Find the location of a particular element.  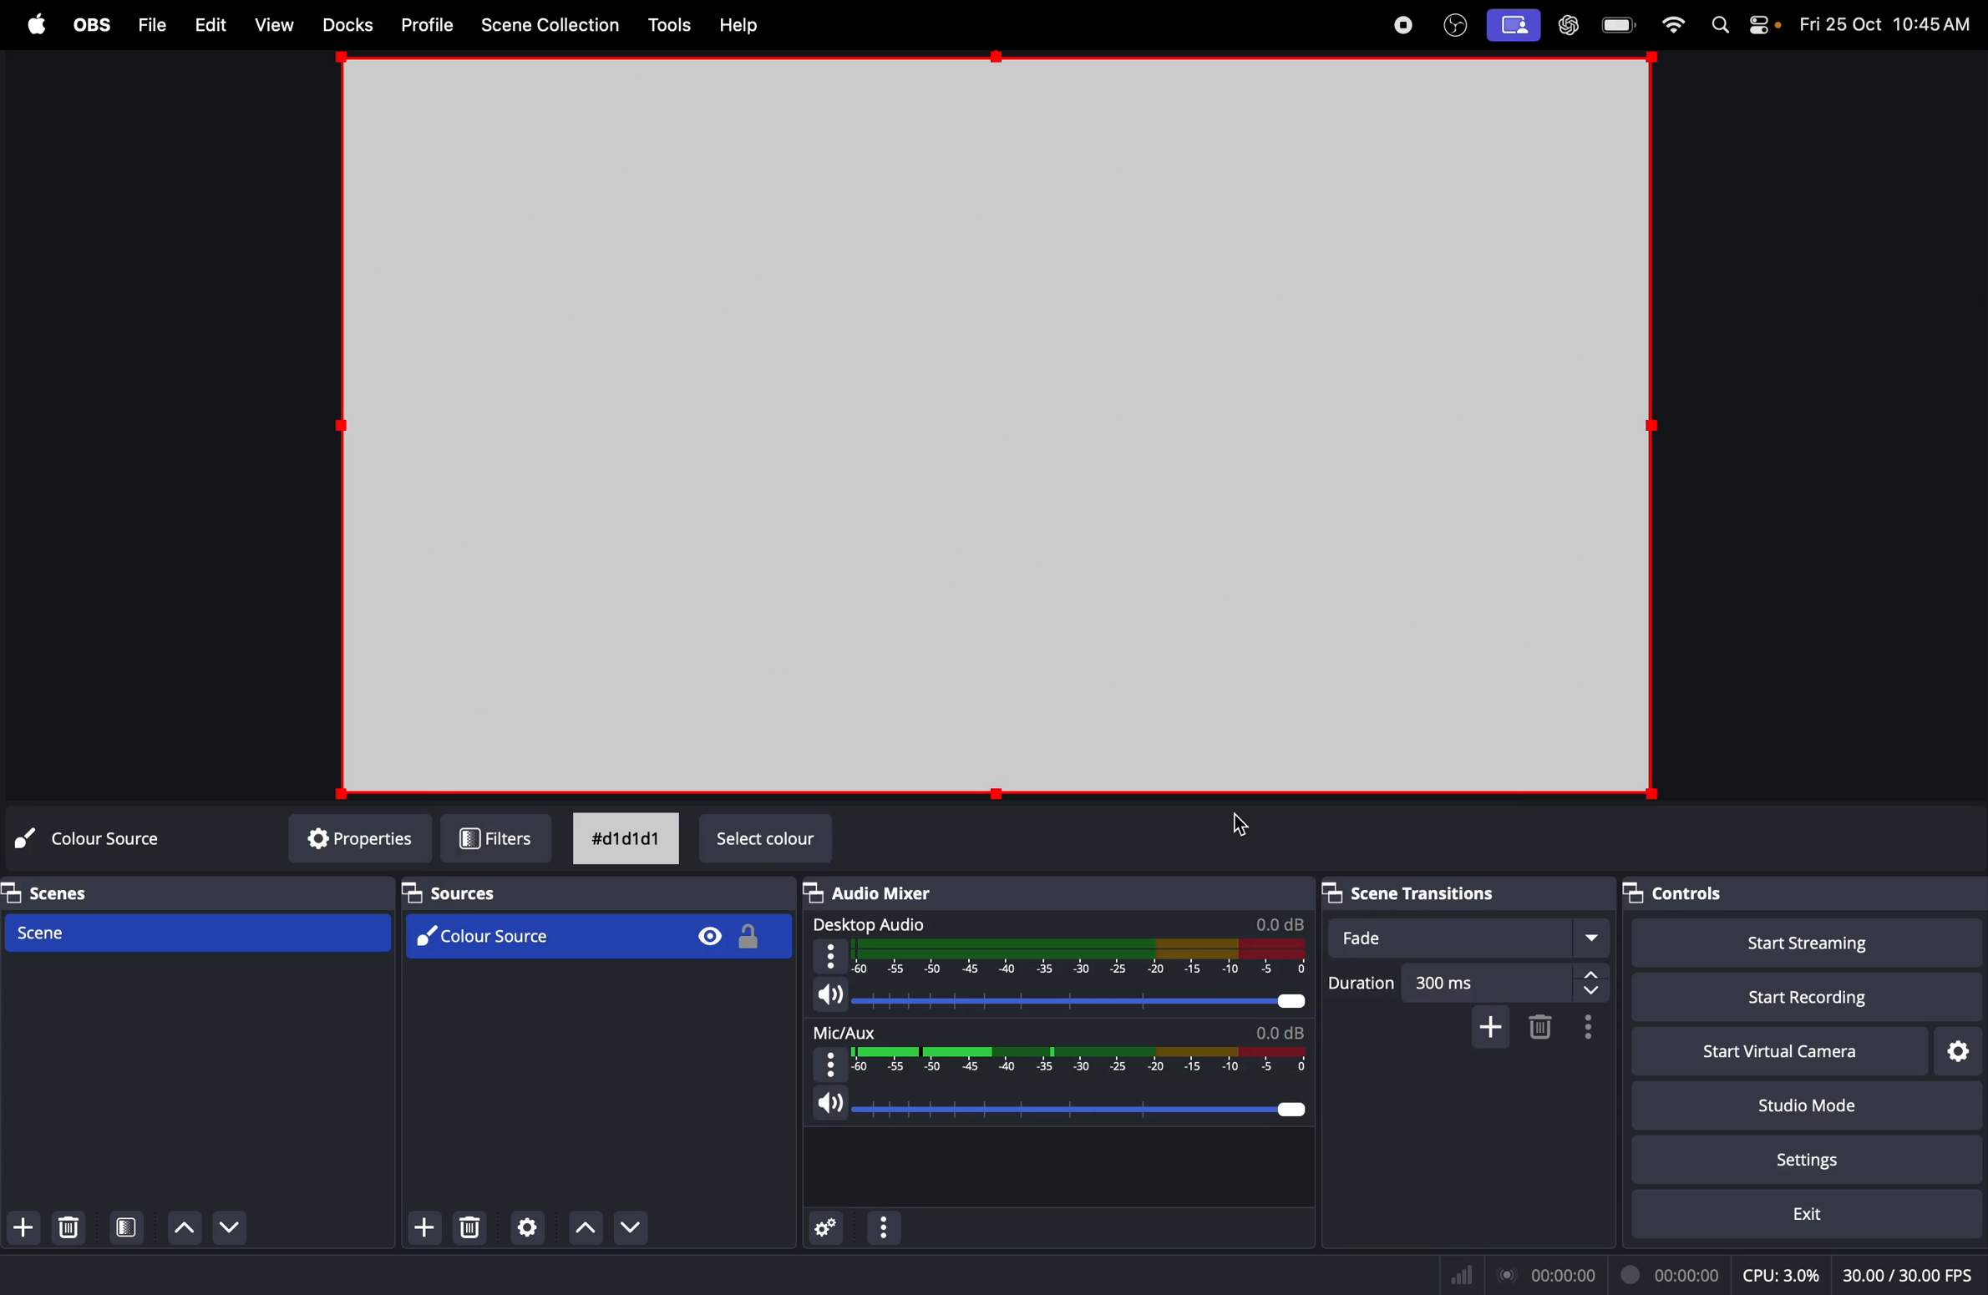

Signal is located at coordinates (1467, 1275).